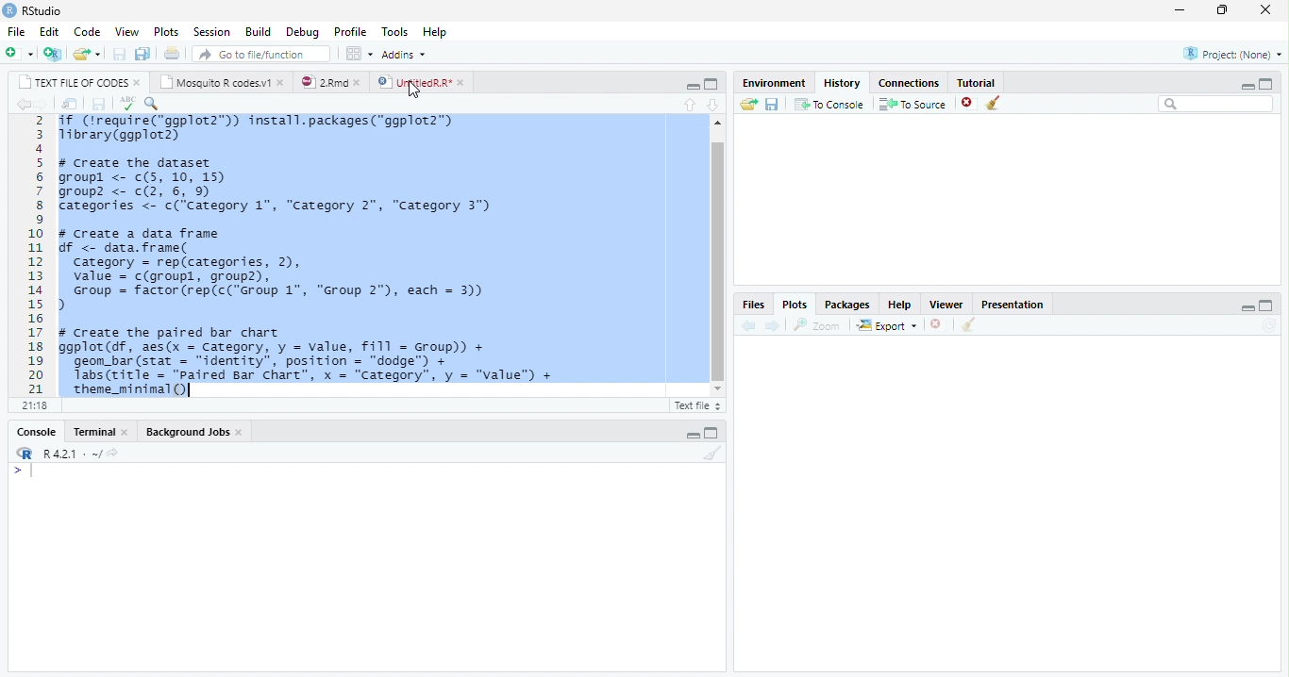  I want to click on go forward, so click(40, 105).